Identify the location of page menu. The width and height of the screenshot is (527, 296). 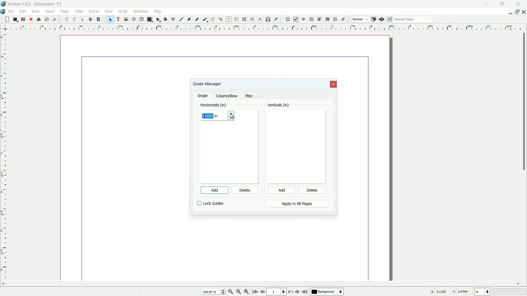
(65, 10).